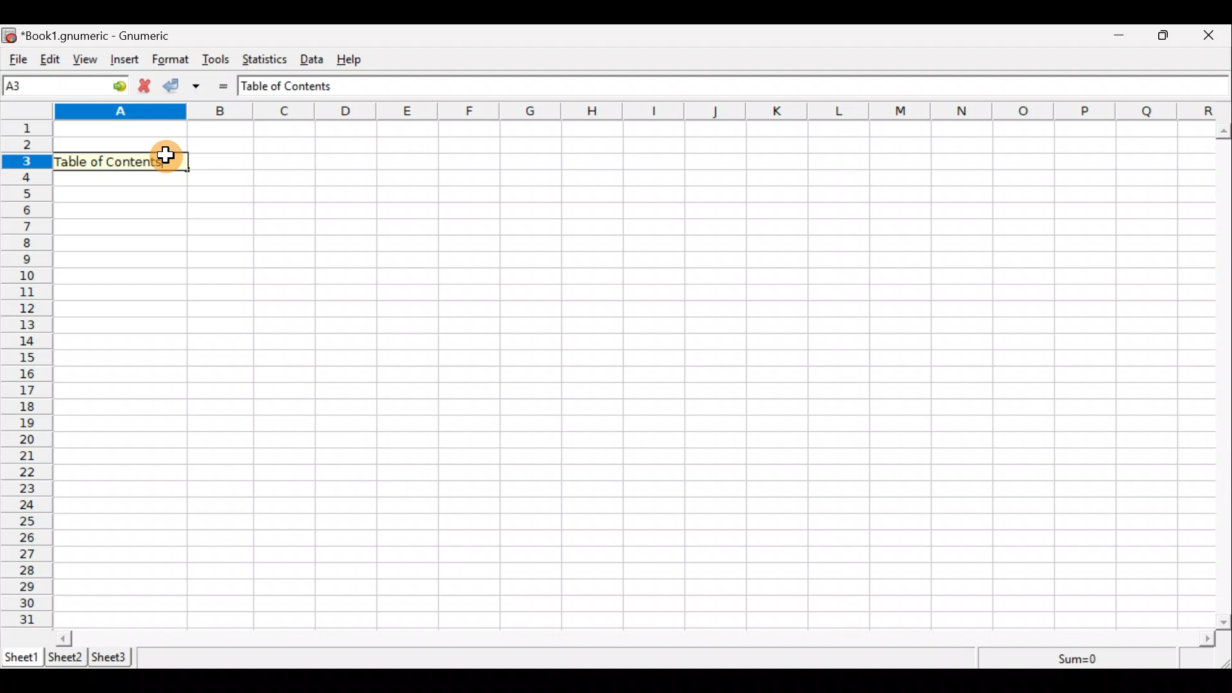 The width and height of the screenshot is (1232, 693). What do you see at coordinates (638, 111) in the screenshot?
I see `alphabets row` at bounding box center [638, 111].